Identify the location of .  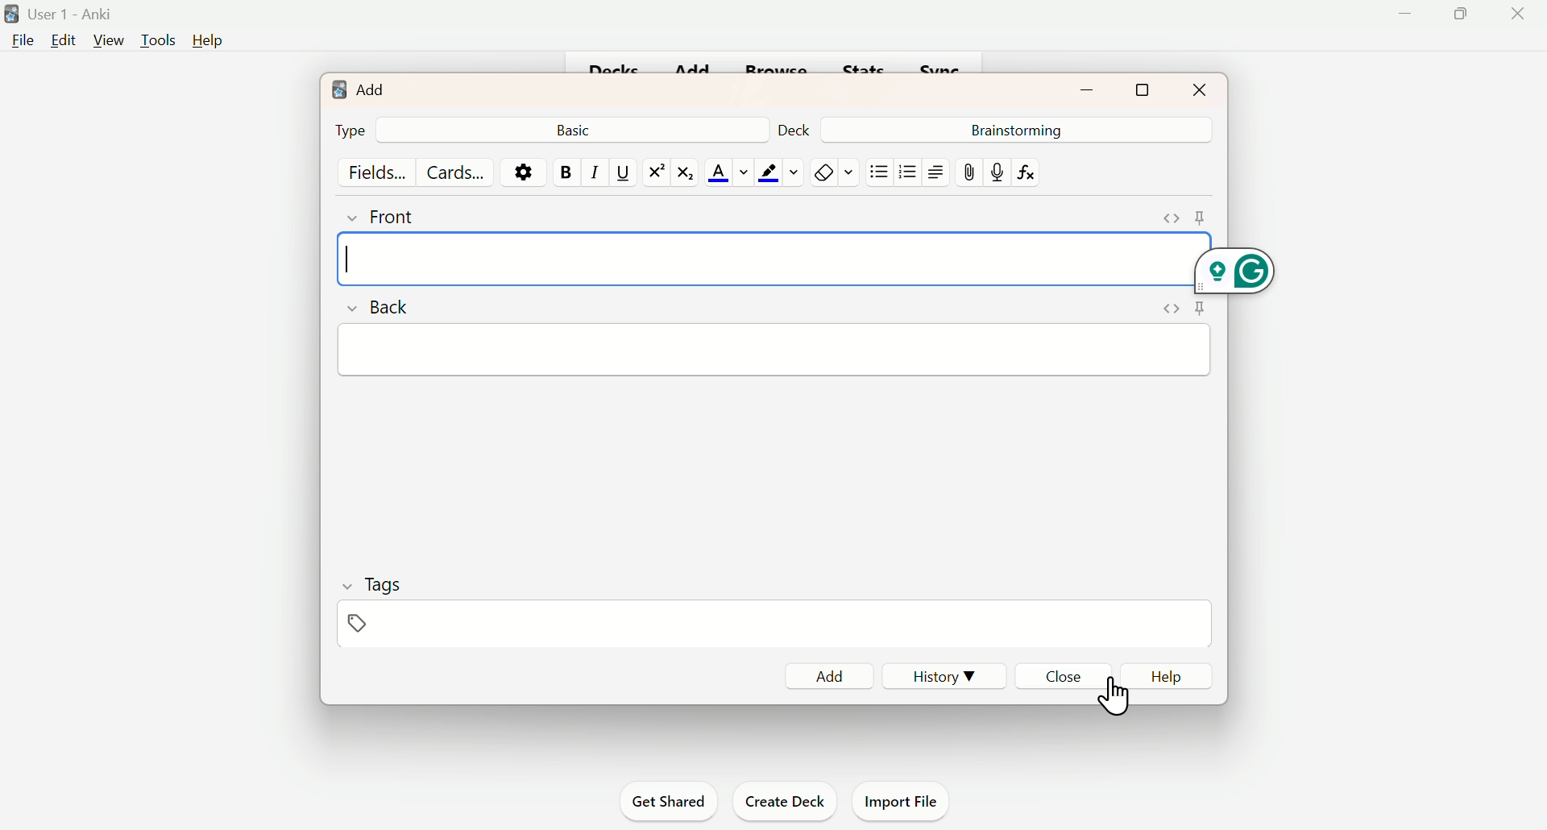
(1205, 89).